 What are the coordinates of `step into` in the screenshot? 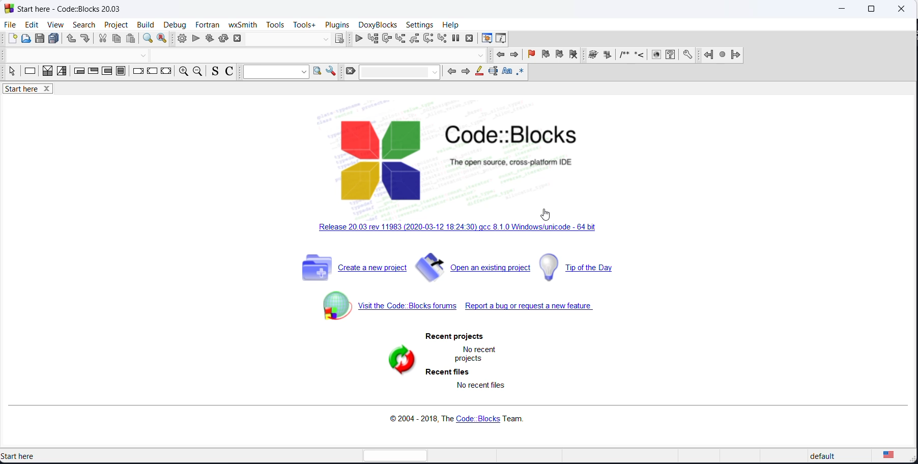 It's located at (401, 39).